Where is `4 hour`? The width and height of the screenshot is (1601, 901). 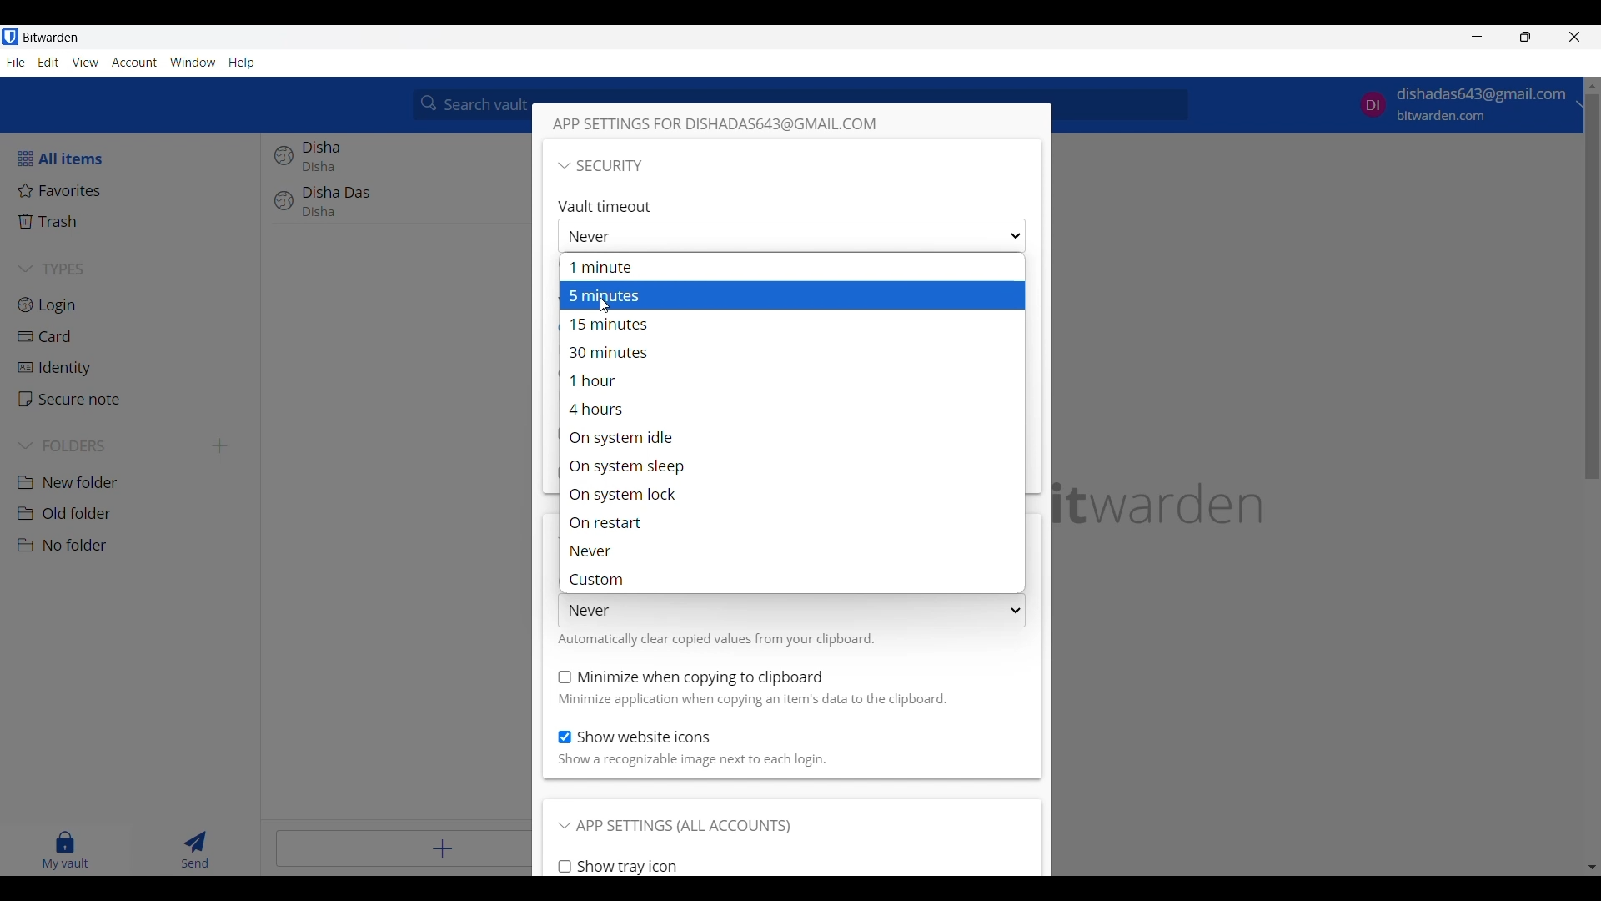 4 hour is located at coordinates (791, 410).